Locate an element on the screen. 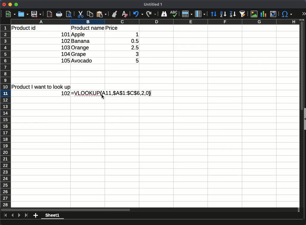 The width and height of the screenshot is (306, 225). new is located at coordinates (10, 14).